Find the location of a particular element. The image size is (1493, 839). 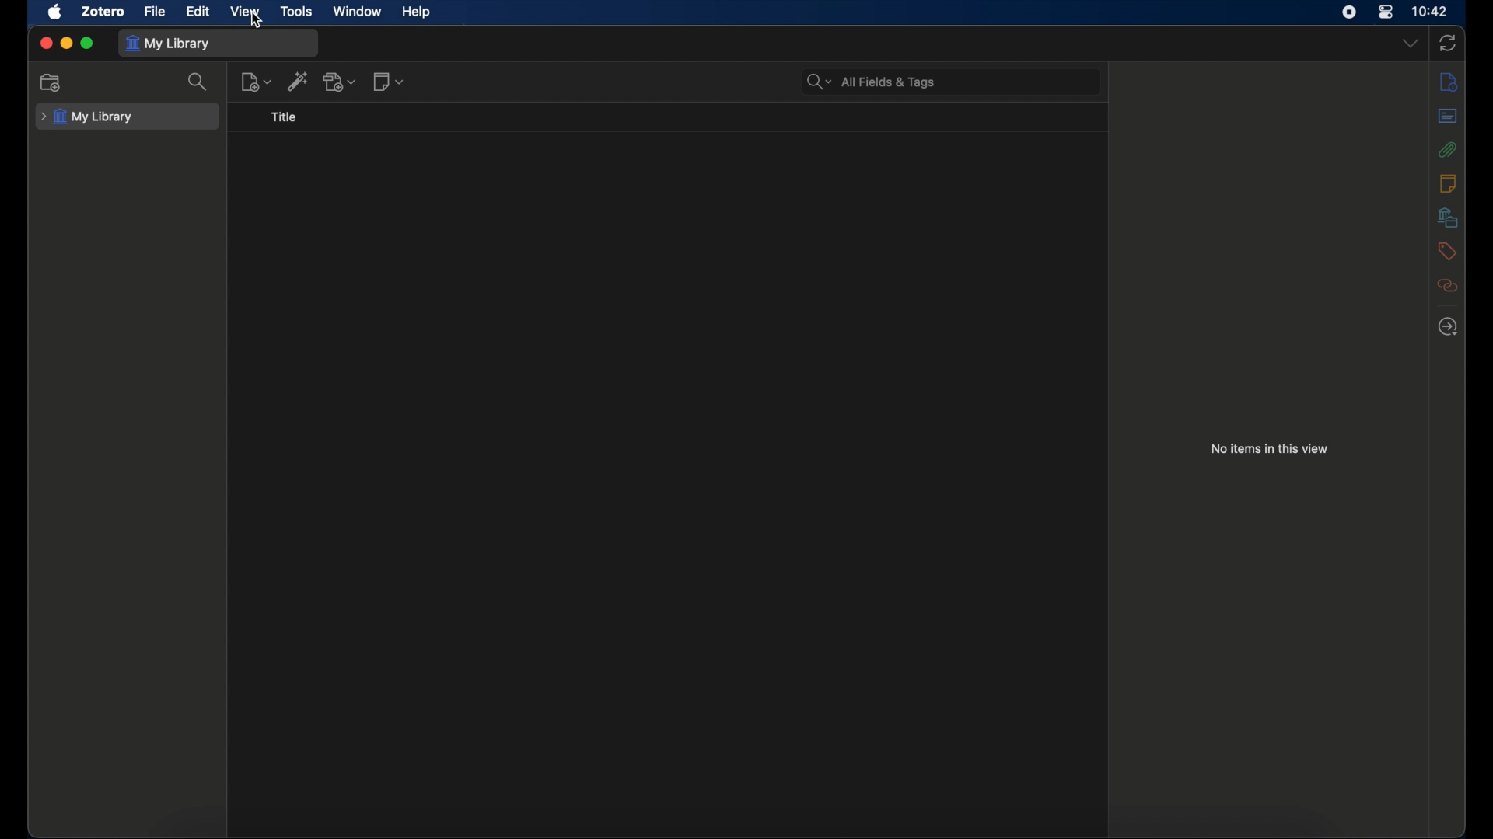

notes is located at coordinates (1448, 183).